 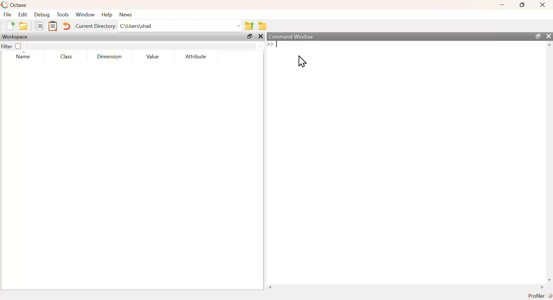 What do you see at coordinates (543, 5) in the screenshot?
I see `close` at bounding box center [543, 5].